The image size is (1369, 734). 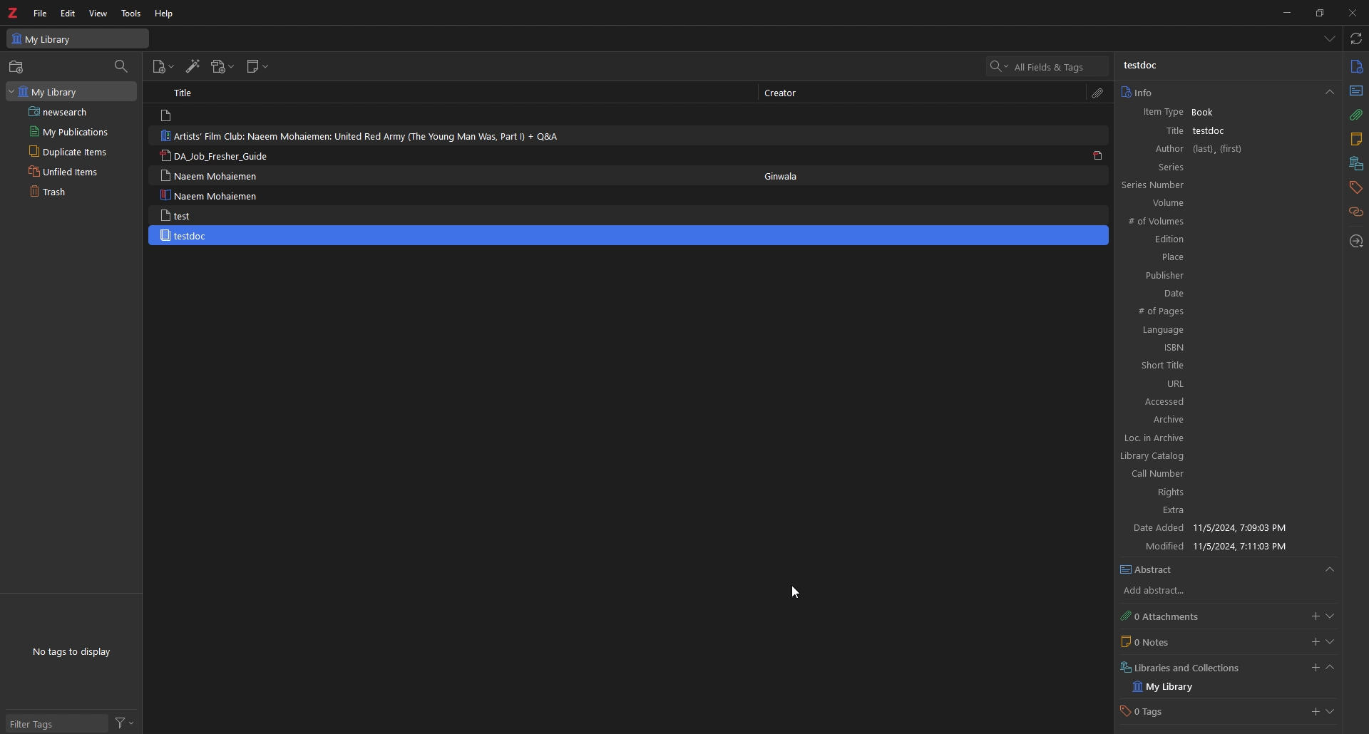 What do you see at coordinates (1333, 713) in the screenshot?
I see `show` at bounding box center [1333, 713].